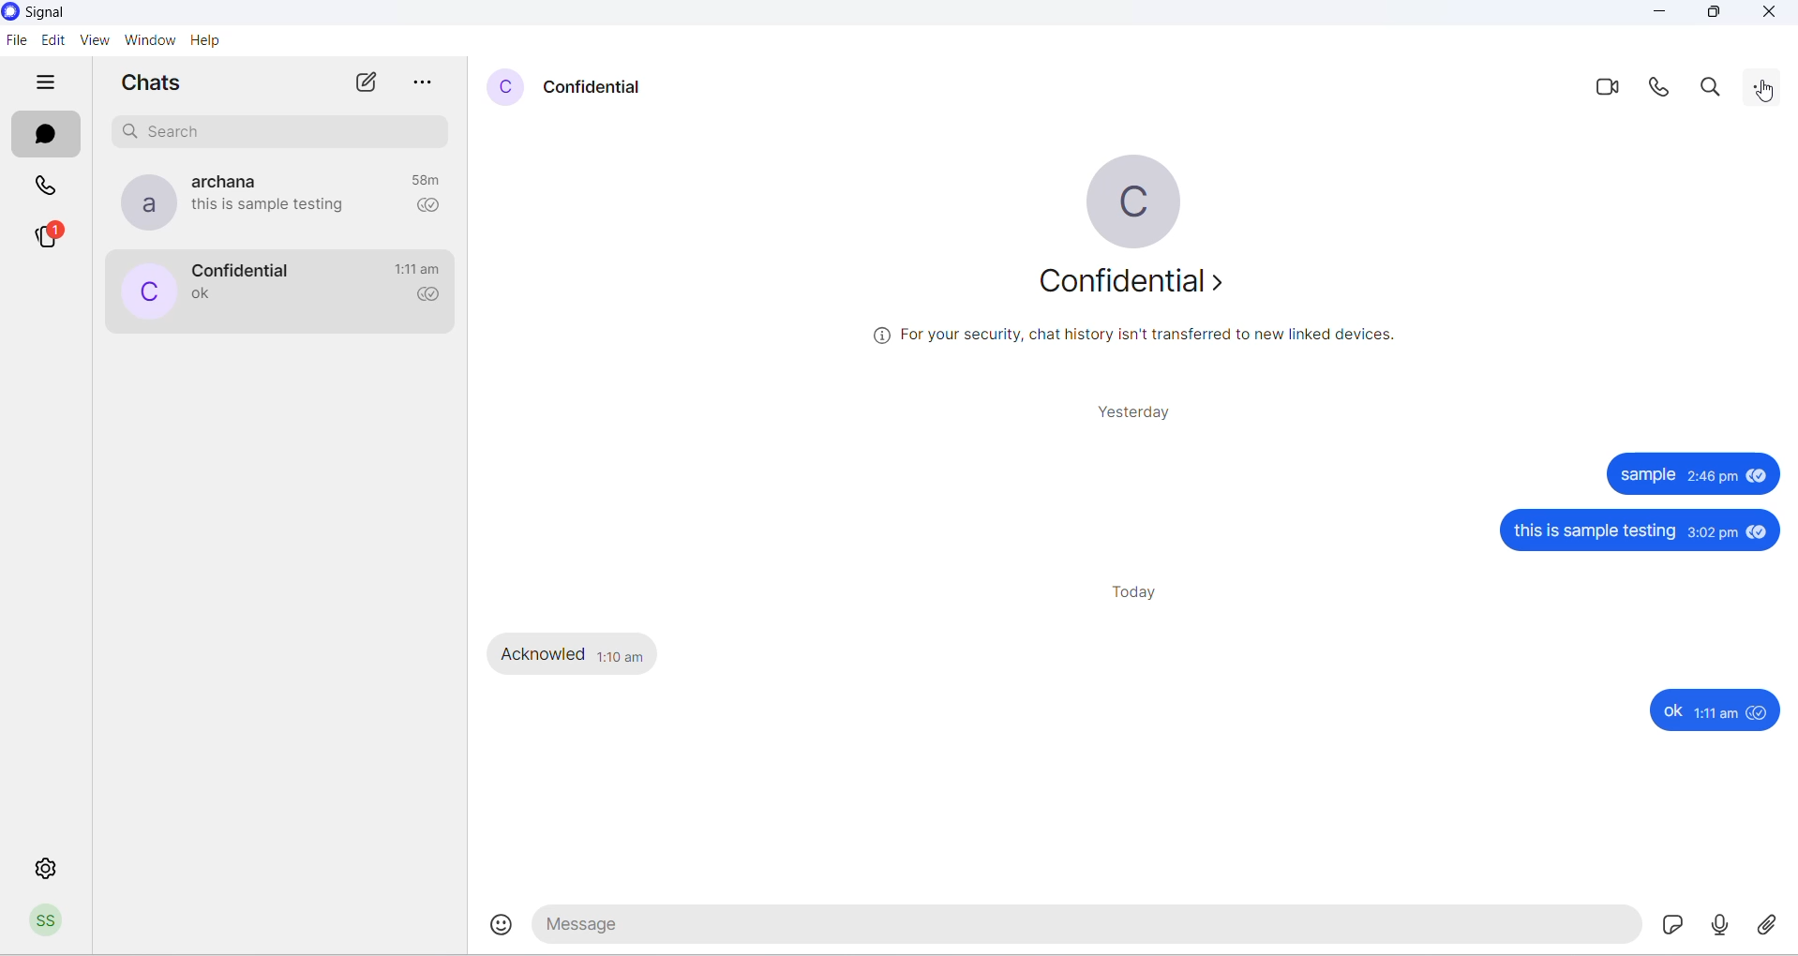 This screenshot has height=956, width=1798. Describe the element at coordinates (52, 41) in the screenshot. I see `edit` at that location.